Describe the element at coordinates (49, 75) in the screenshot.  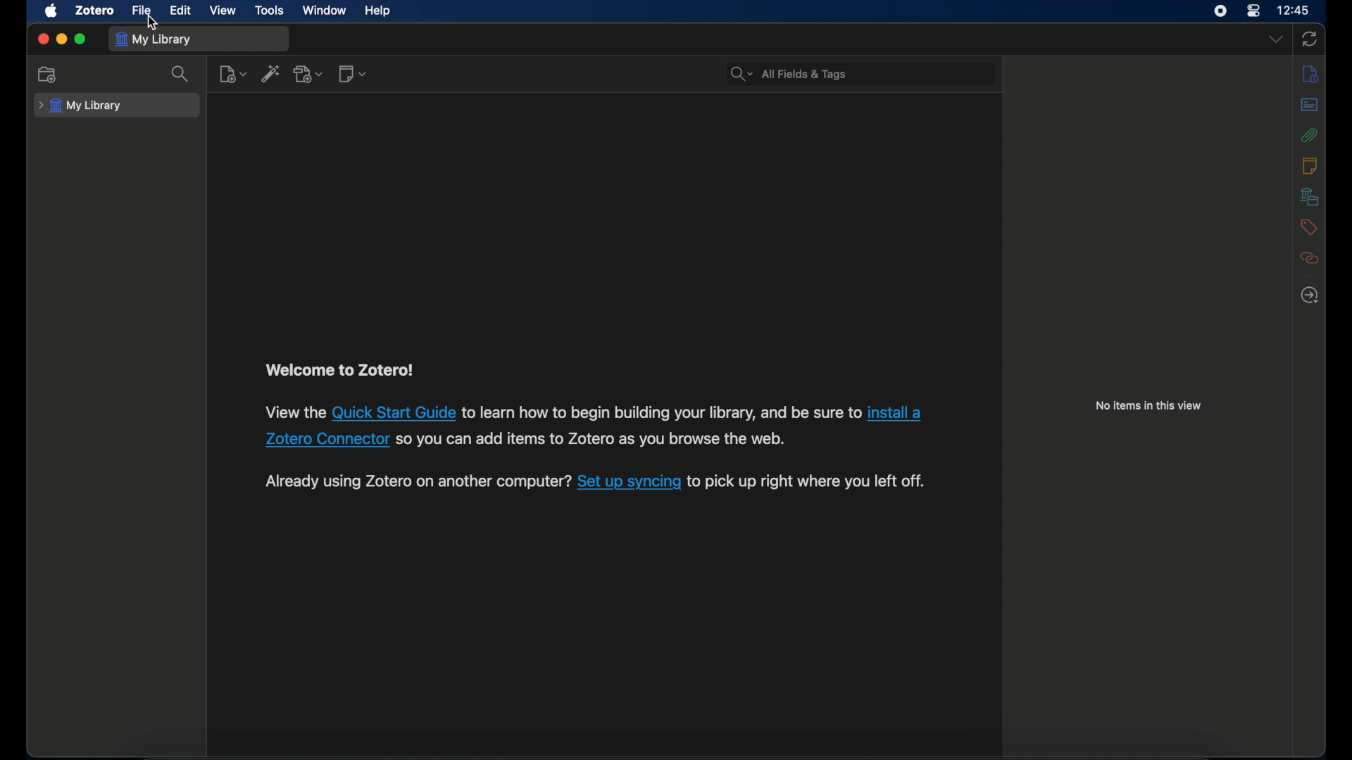
I see `new collection` at that location.